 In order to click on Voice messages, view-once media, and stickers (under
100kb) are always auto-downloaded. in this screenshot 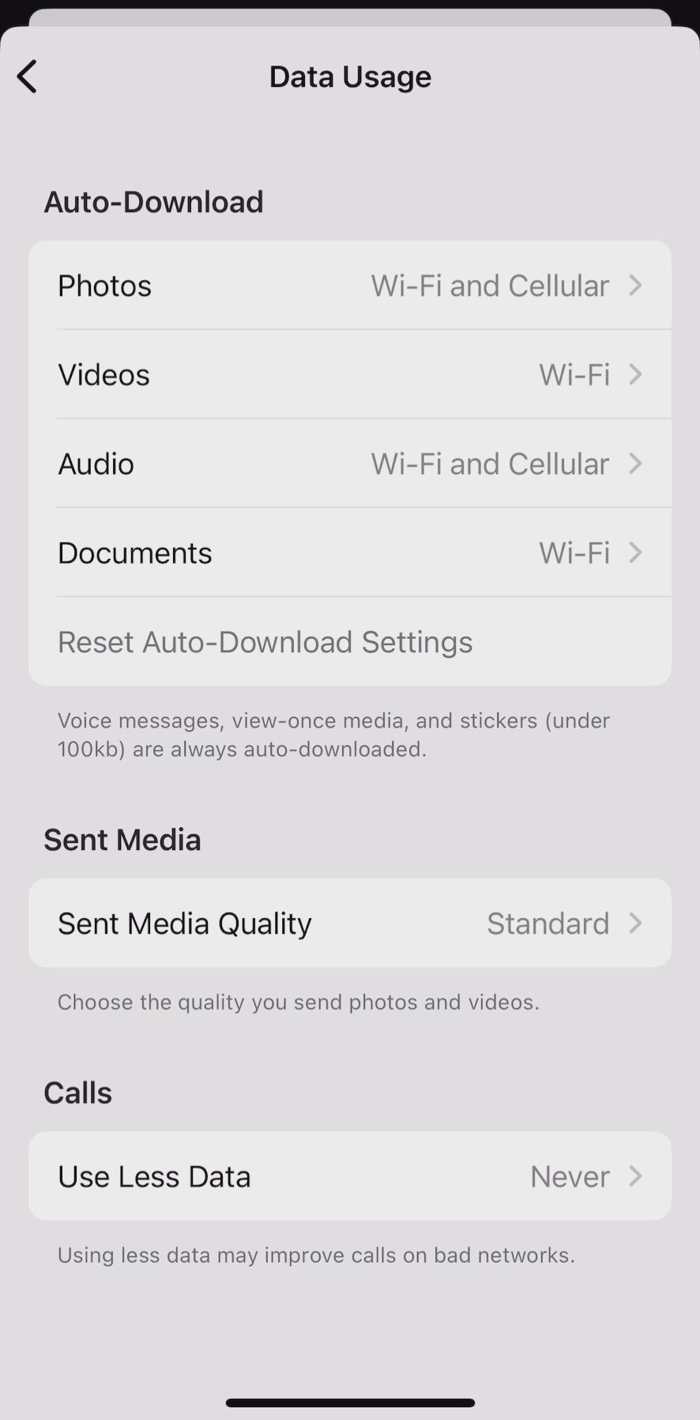, I will do `click(359, 739)`.